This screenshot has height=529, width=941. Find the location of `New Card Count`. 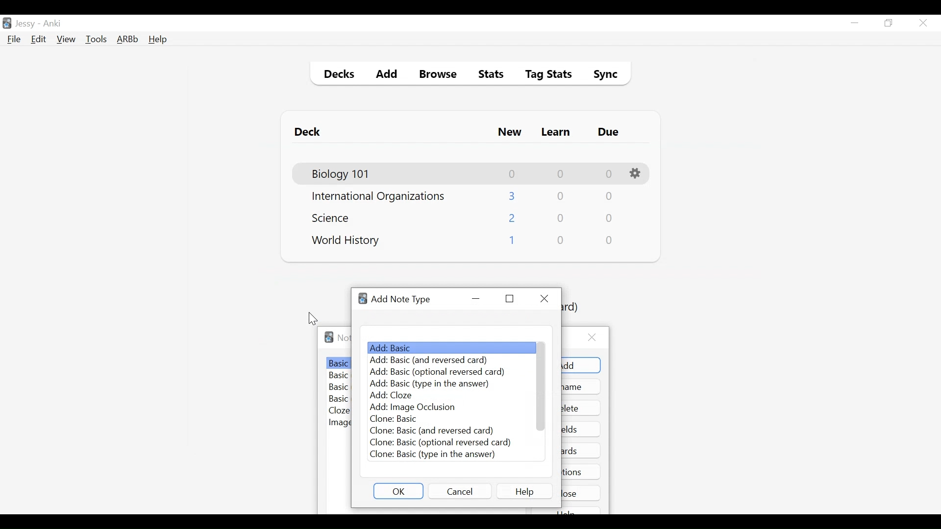

New Card Count is located at coordinates (511, 242).